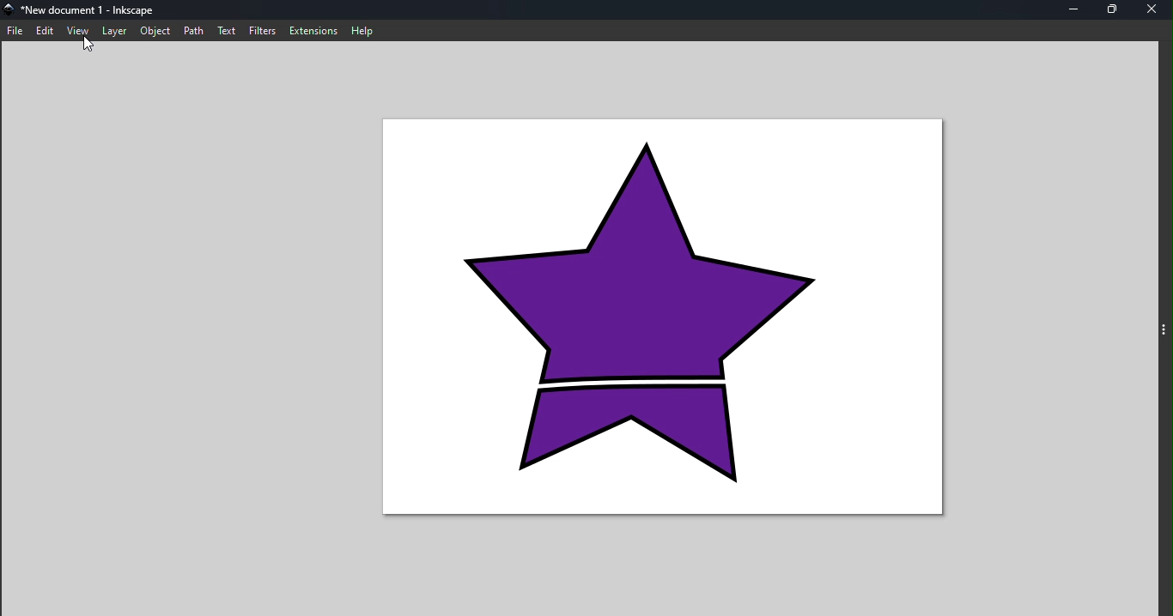  Describe the element at coordinates (668, 315) in the screenshot. I see `Canvas` at that location.